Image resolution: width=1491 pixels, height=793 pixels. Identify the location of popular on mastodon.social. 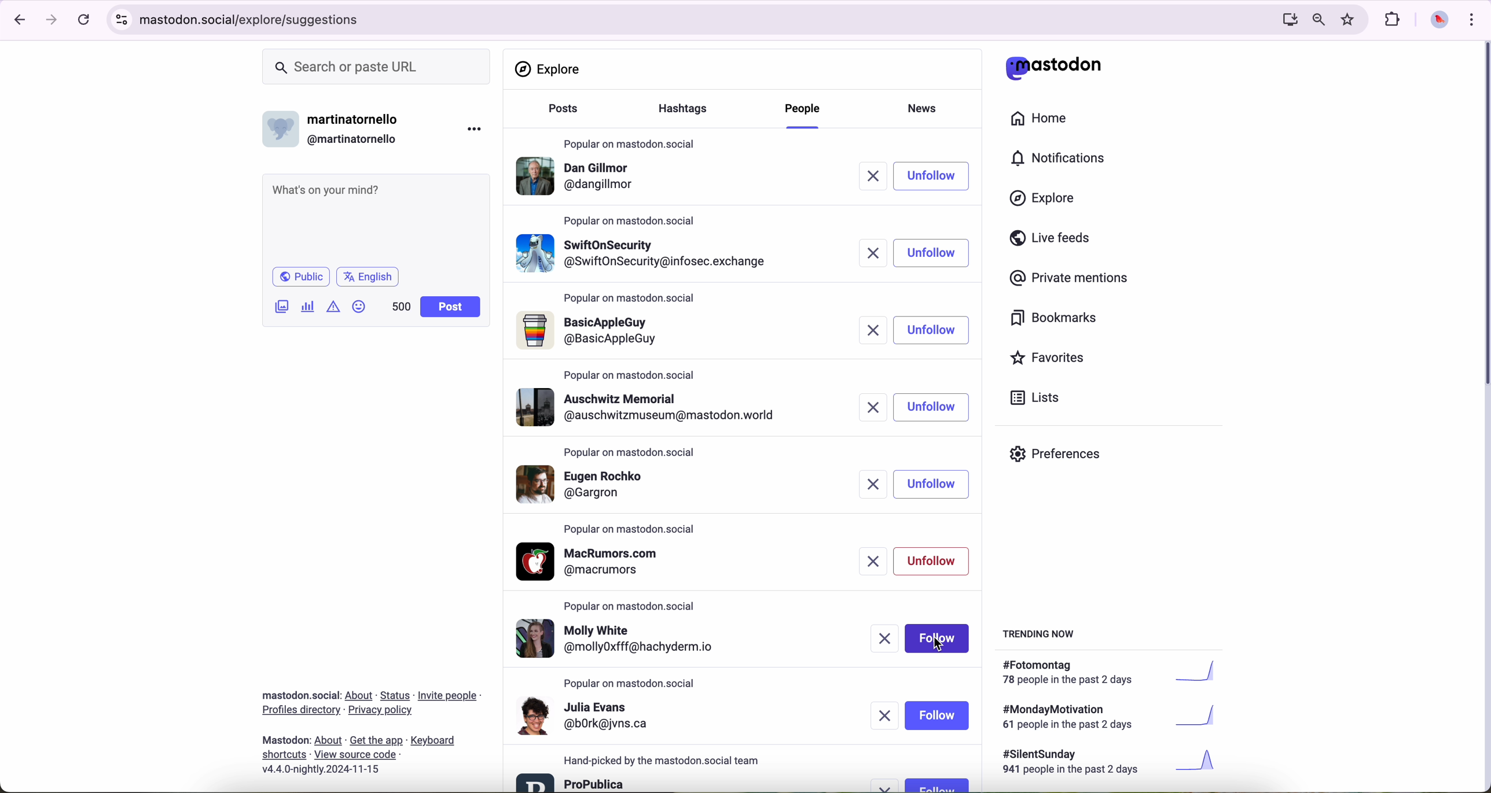
(633, 219).